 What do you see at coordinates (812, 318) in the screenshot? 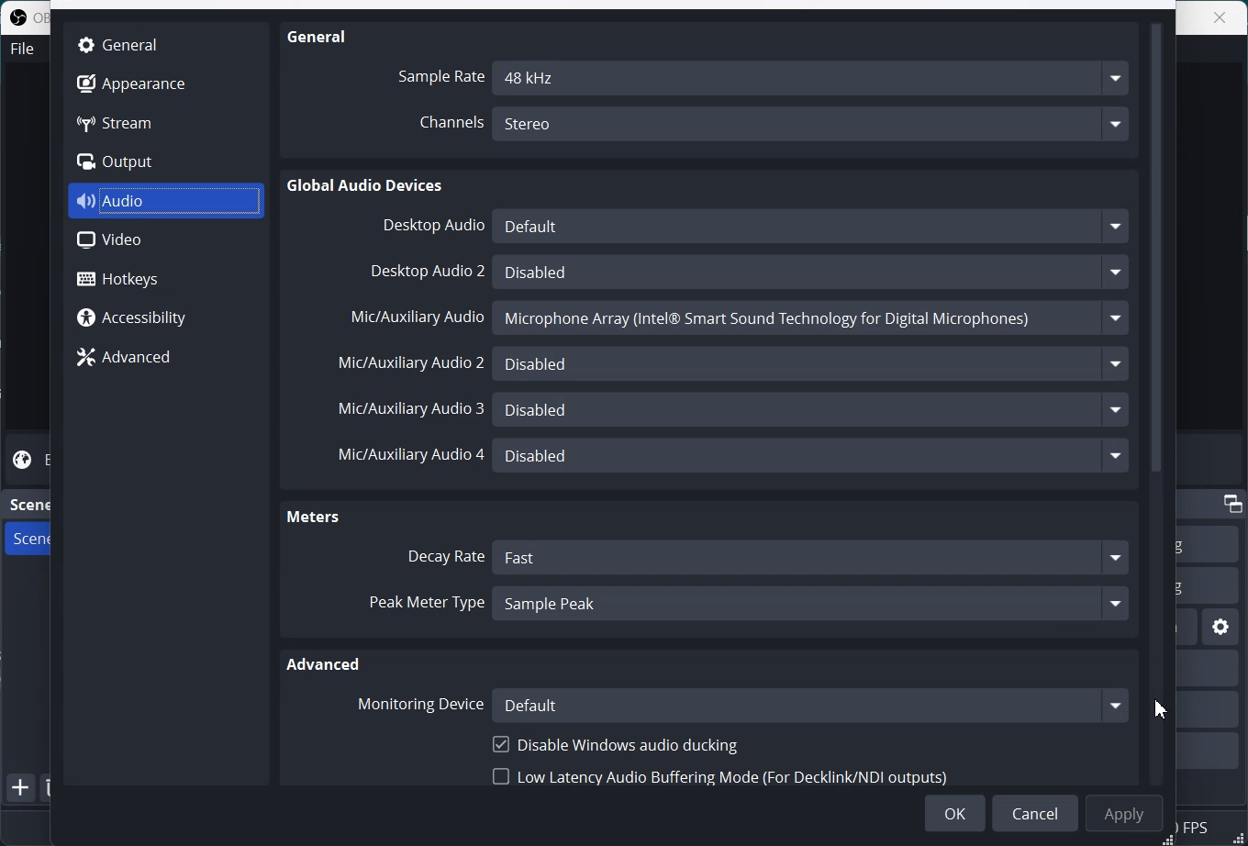
I see `Microphone Array (Intel® Smart Sound Technology for Digital Microphones)` at bounding box center [812, 318].